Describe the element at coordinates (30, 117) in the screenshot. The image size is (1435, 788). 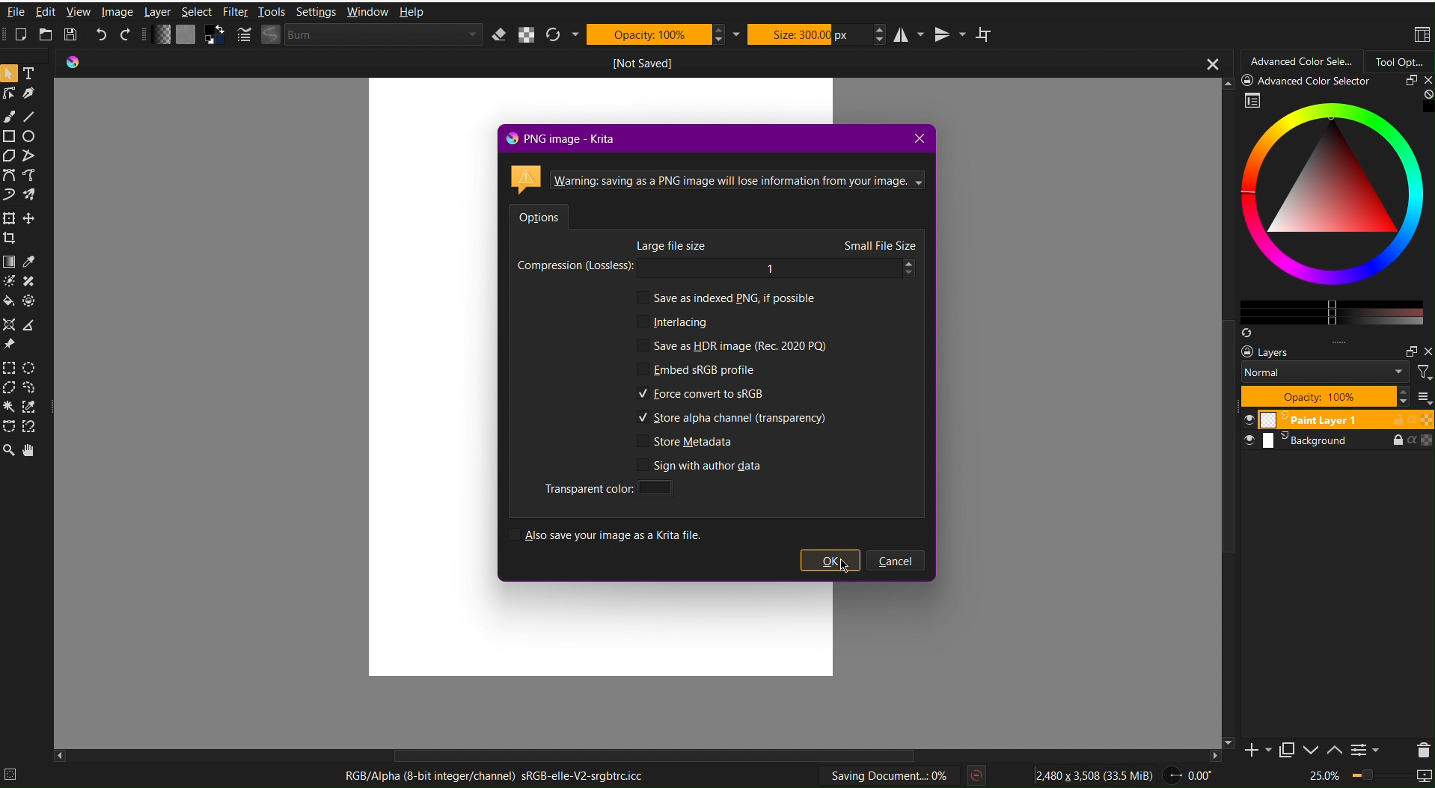
I see `Line` at that location.